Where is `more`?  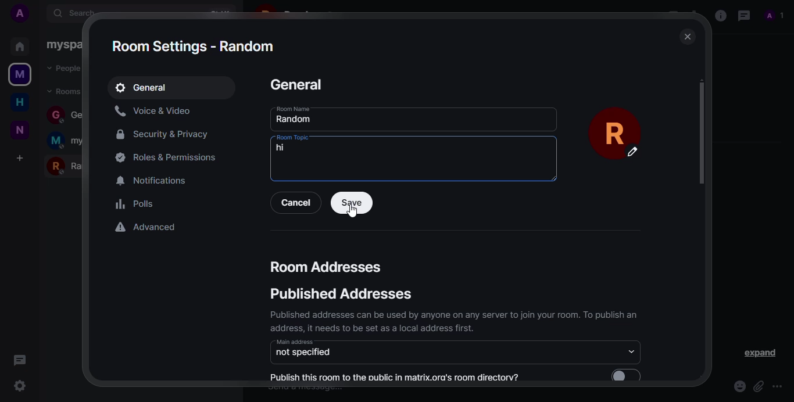 more is located at coordinates (777, 387).